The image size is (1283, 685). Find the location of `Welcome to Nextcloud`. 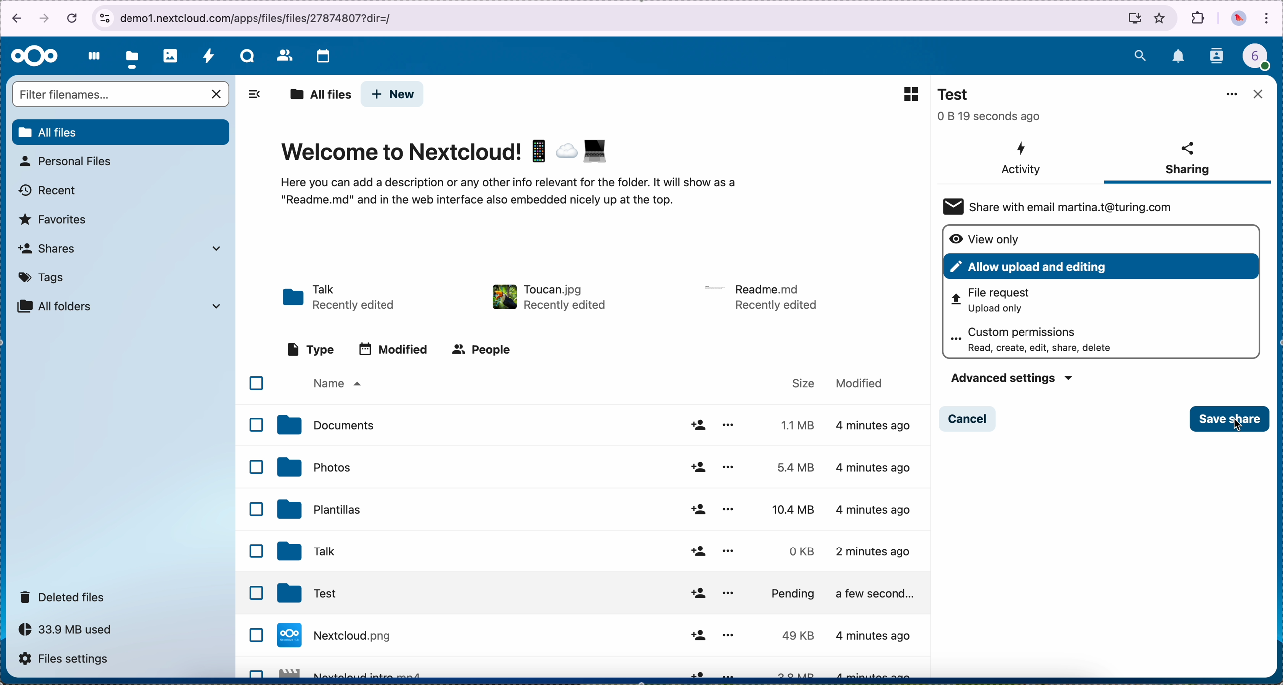

Welcome to Nextcloud is located at coordinates (447, 153).